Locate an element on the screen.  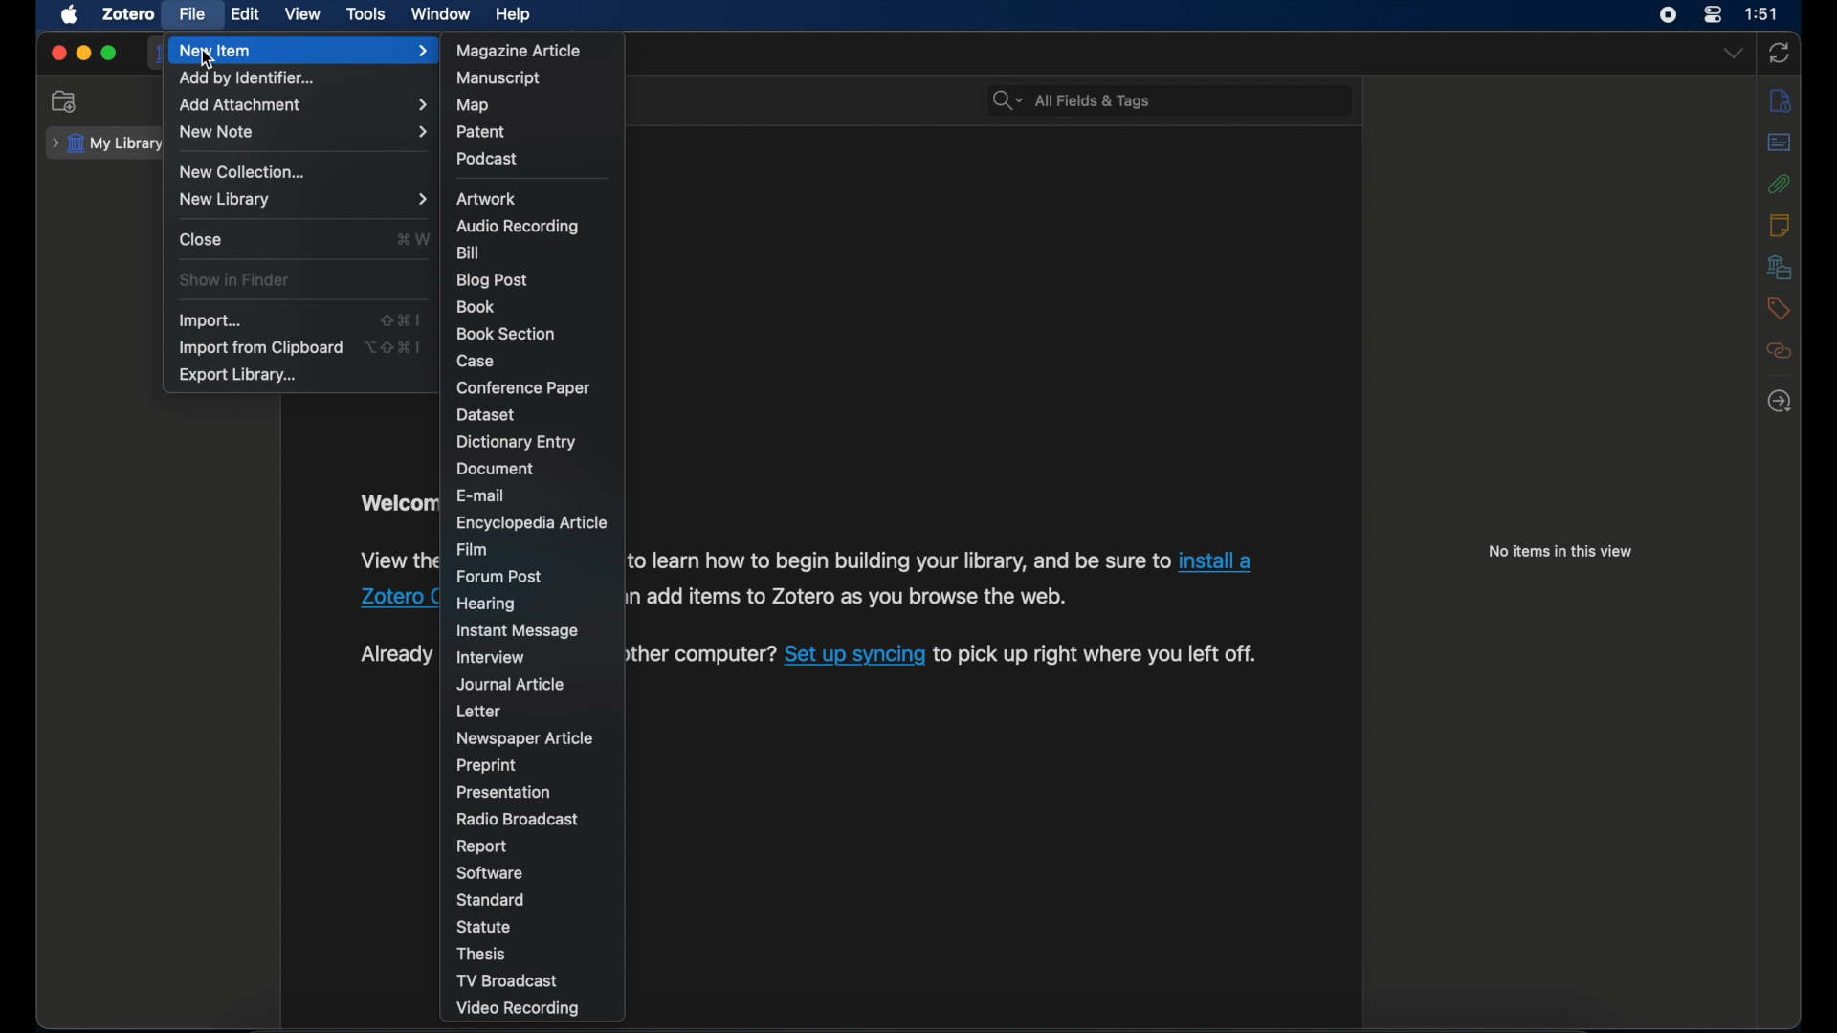
blog post is located at coordinates (490, 280).